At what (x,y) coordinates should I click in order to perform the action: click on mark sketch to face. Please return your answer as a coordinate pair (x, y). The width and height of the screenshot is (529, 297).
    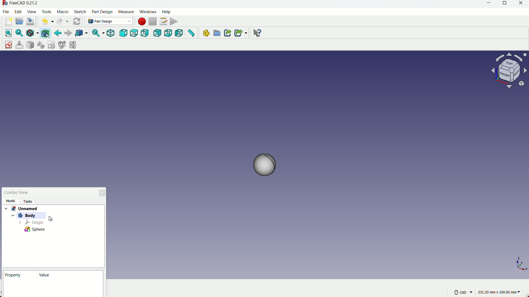
    Looking at the image, I should click on (30, 45).